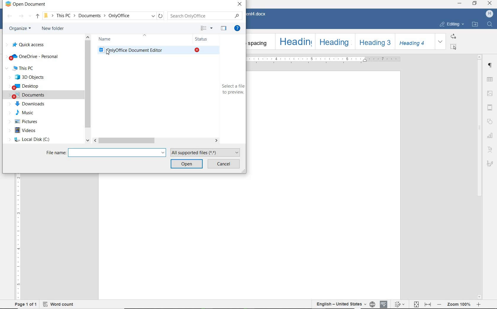 The image size is (497, 309). Describe the element at coordinates (452, 24) in the screenshot. I see `EDITING` at that location.